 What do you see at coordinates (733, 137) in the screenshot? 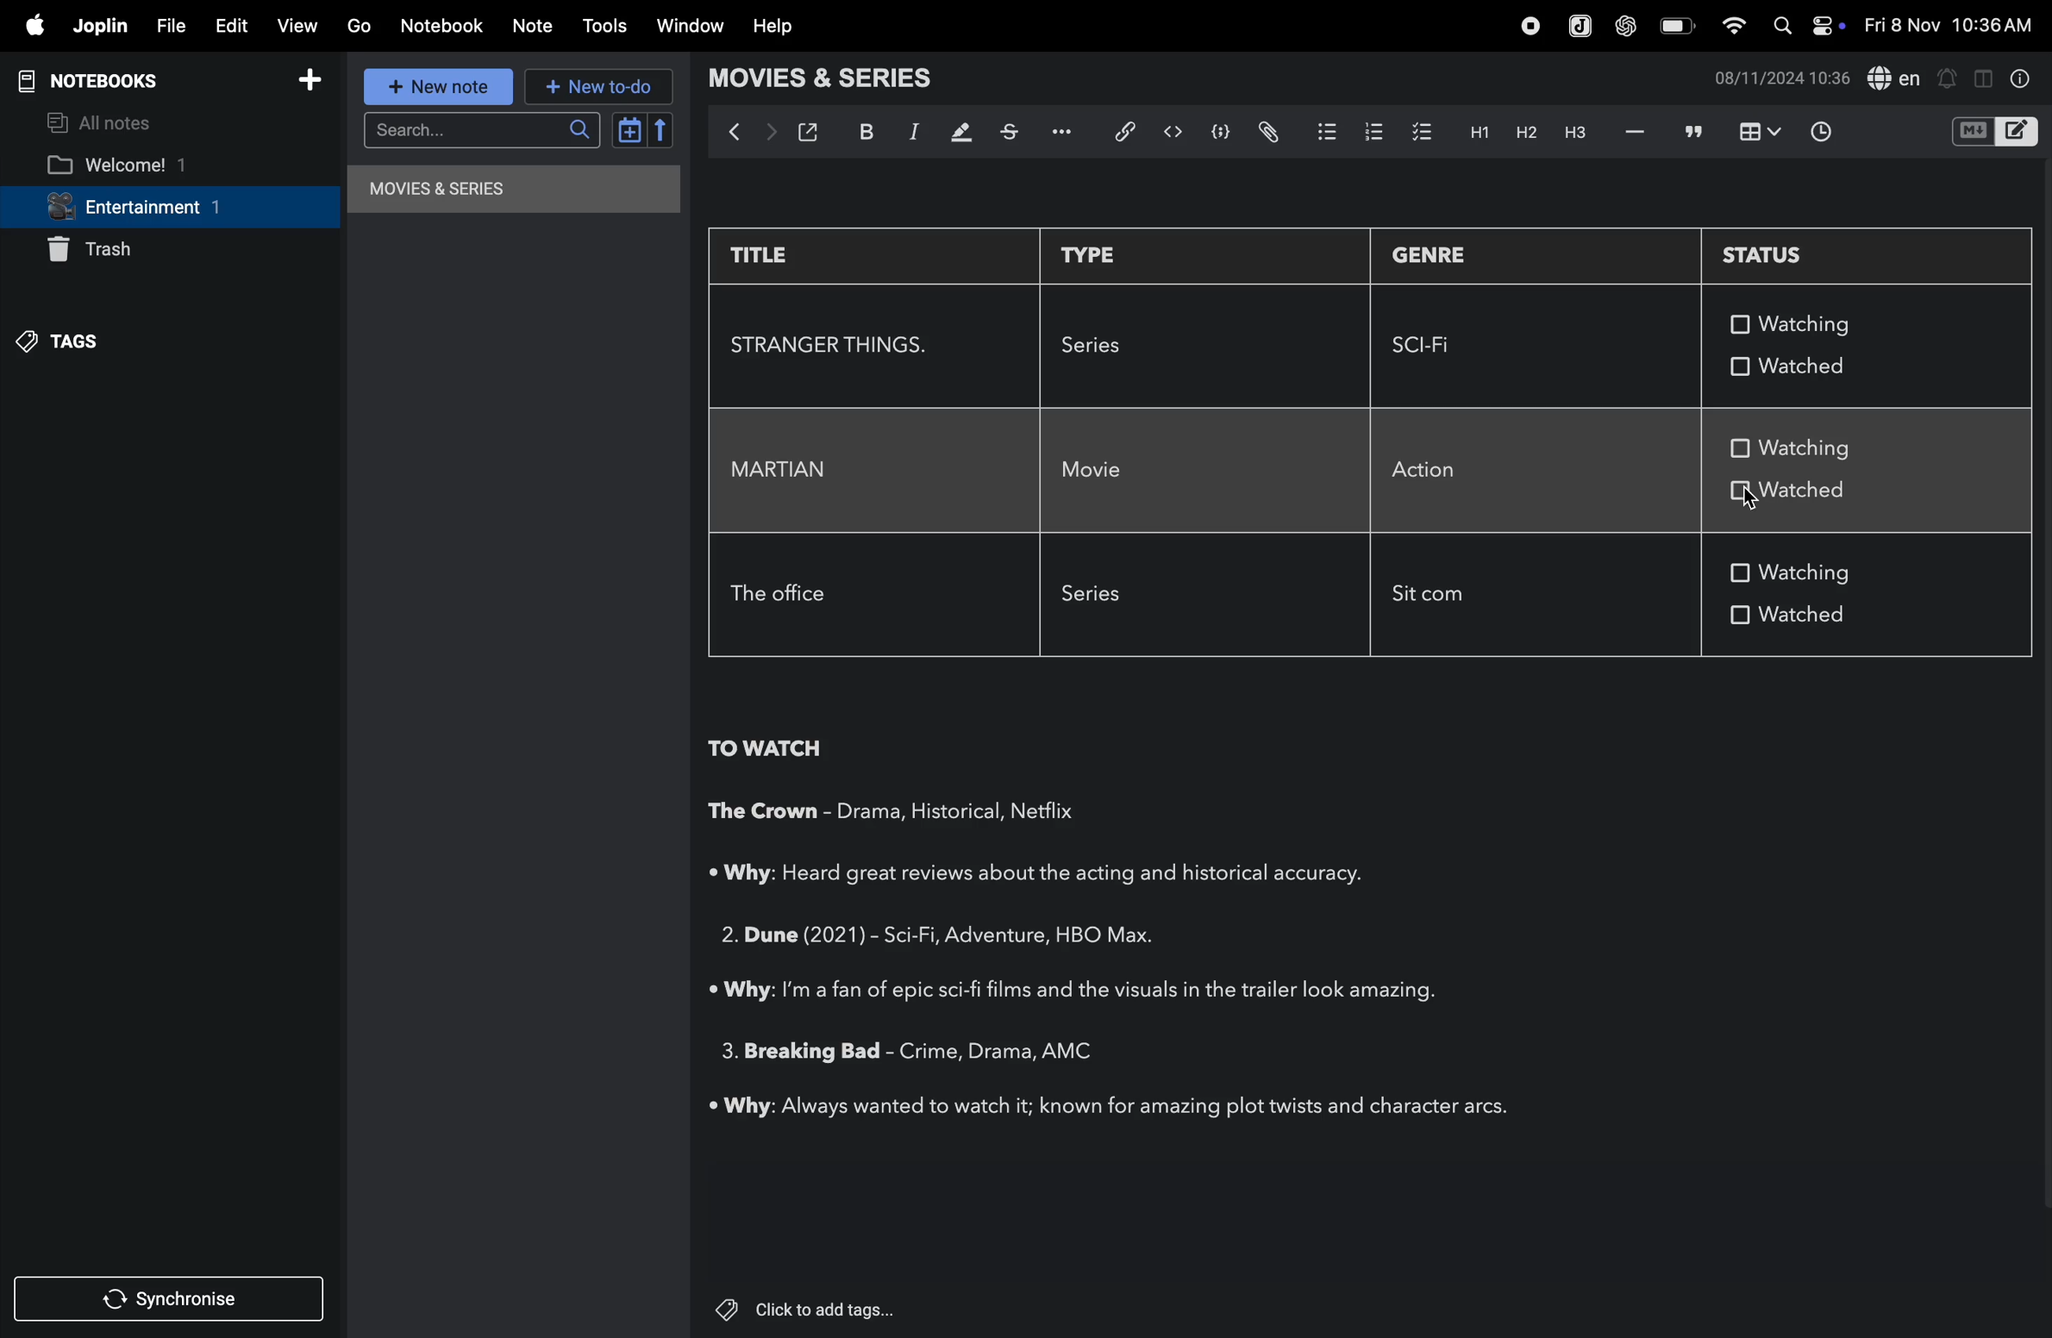
I see `backward` at bounding box center [733, 137].